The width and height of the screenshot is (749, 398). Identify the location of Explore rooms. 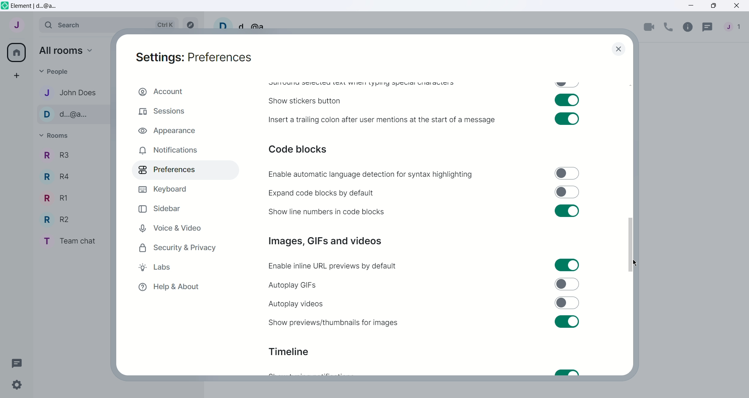
(190, 23).